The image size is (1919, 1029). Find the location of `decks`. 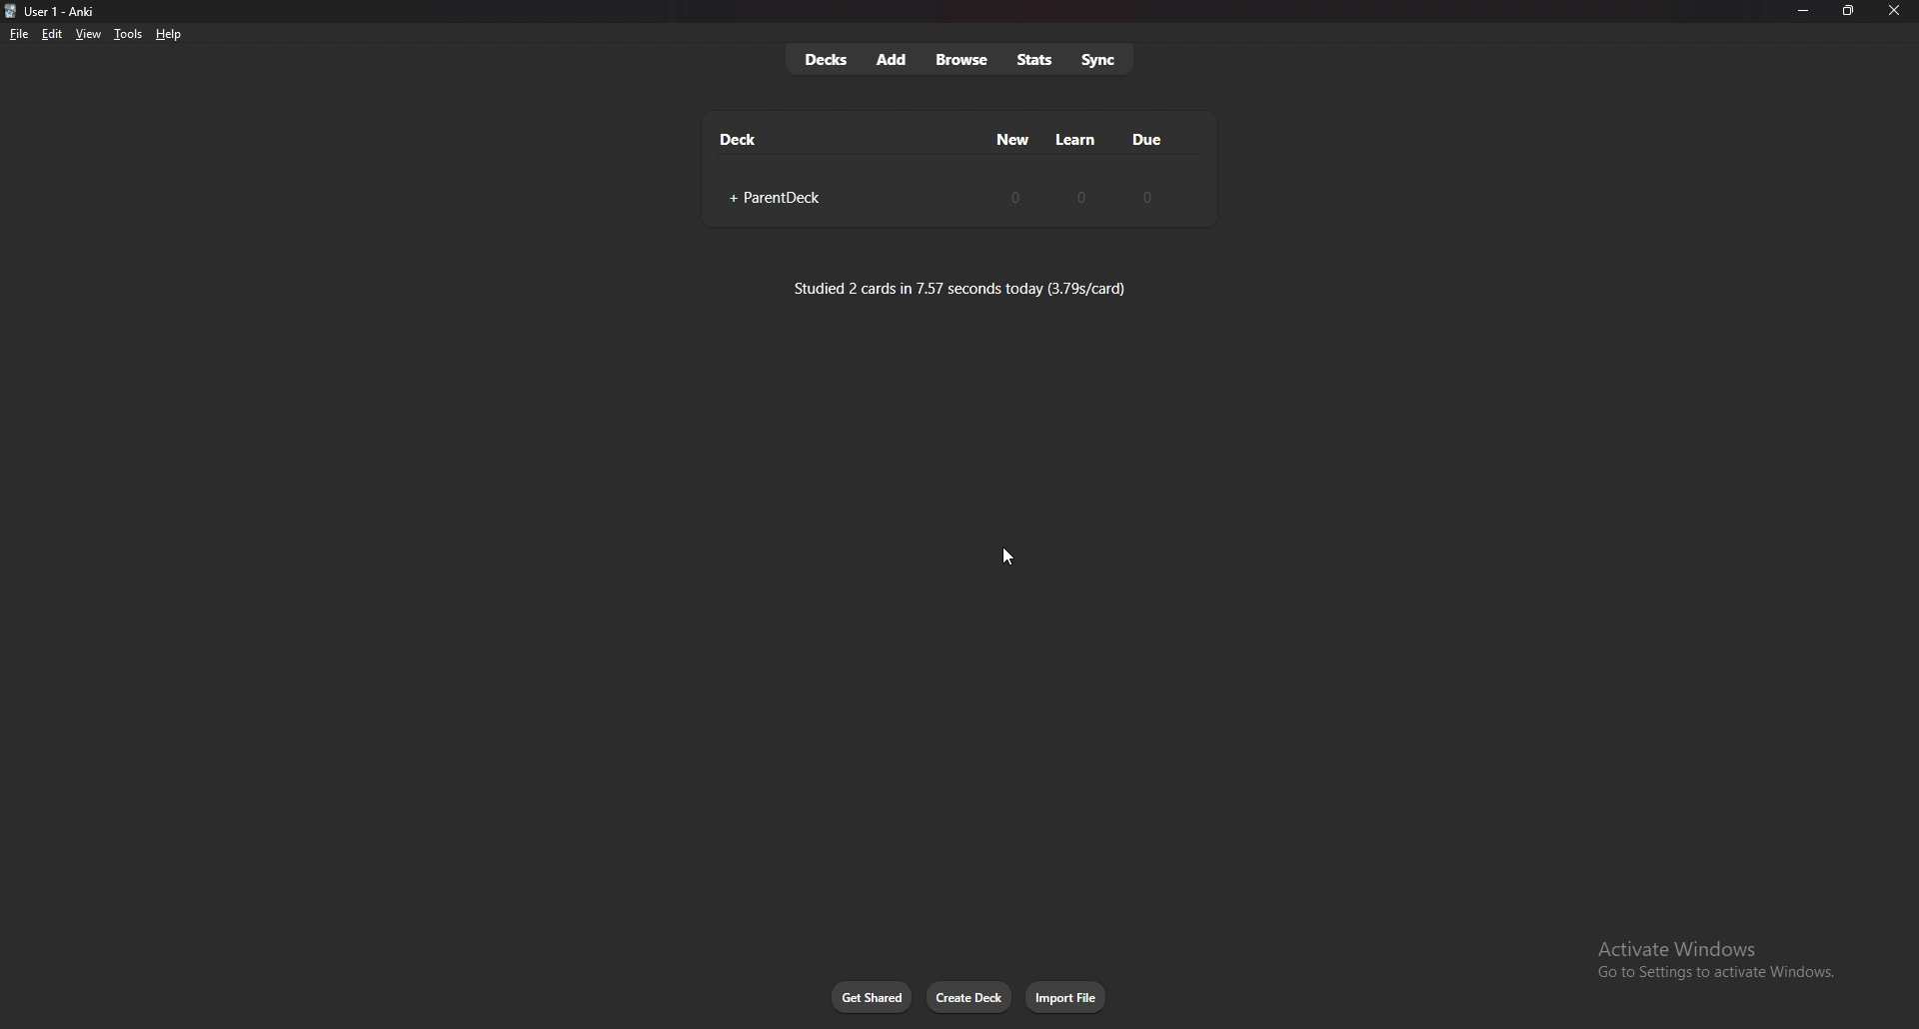

decks is located at coordinates (826, 60).